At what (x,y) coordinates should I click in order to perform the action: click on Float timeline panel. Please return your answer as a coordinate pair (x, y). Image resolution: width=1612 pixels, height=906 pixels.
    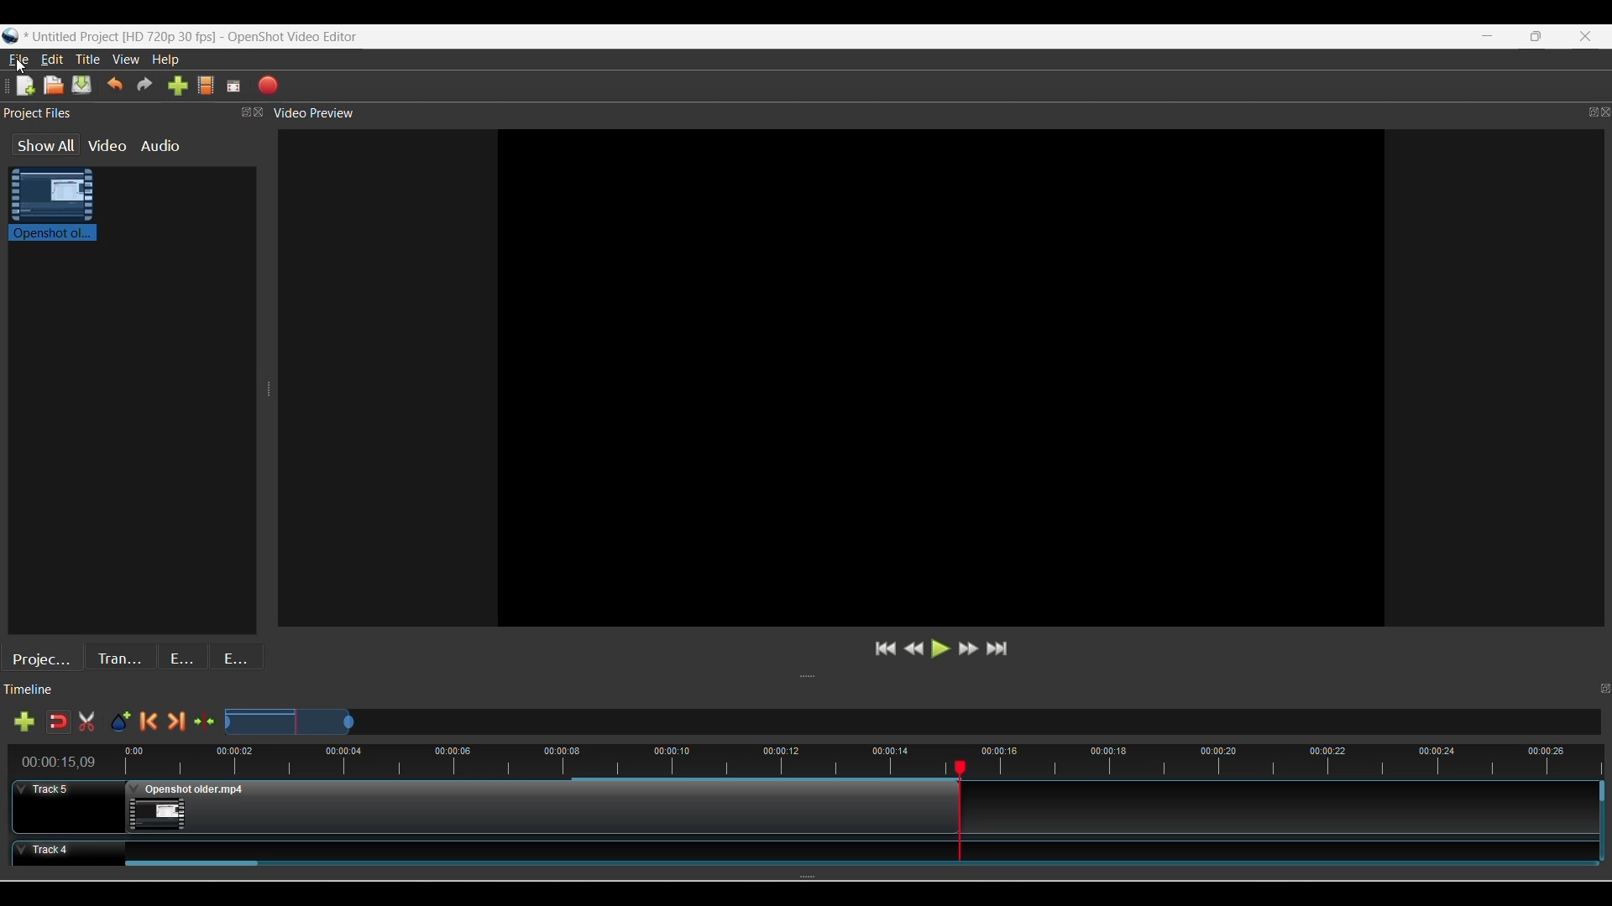
    Looking at the image, I should click on (1605, 689).